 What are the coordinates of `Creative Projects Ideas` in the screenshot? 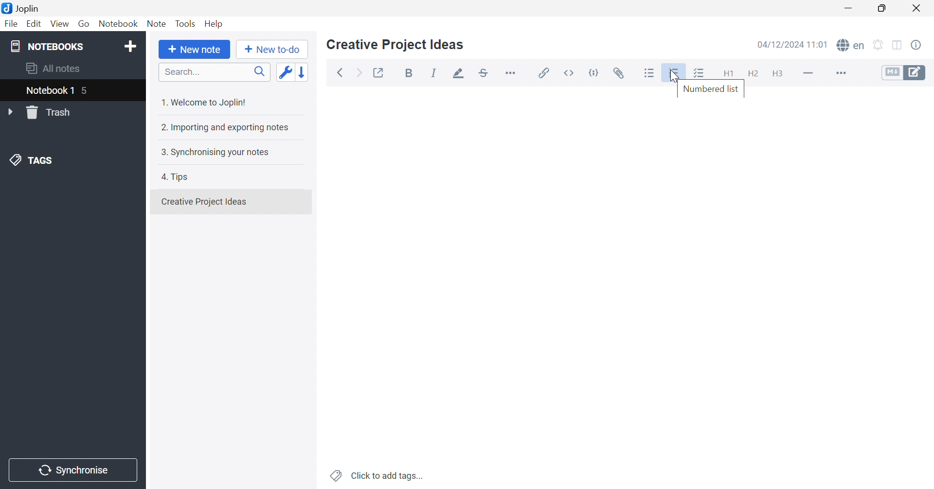 It's located at (204, 202).